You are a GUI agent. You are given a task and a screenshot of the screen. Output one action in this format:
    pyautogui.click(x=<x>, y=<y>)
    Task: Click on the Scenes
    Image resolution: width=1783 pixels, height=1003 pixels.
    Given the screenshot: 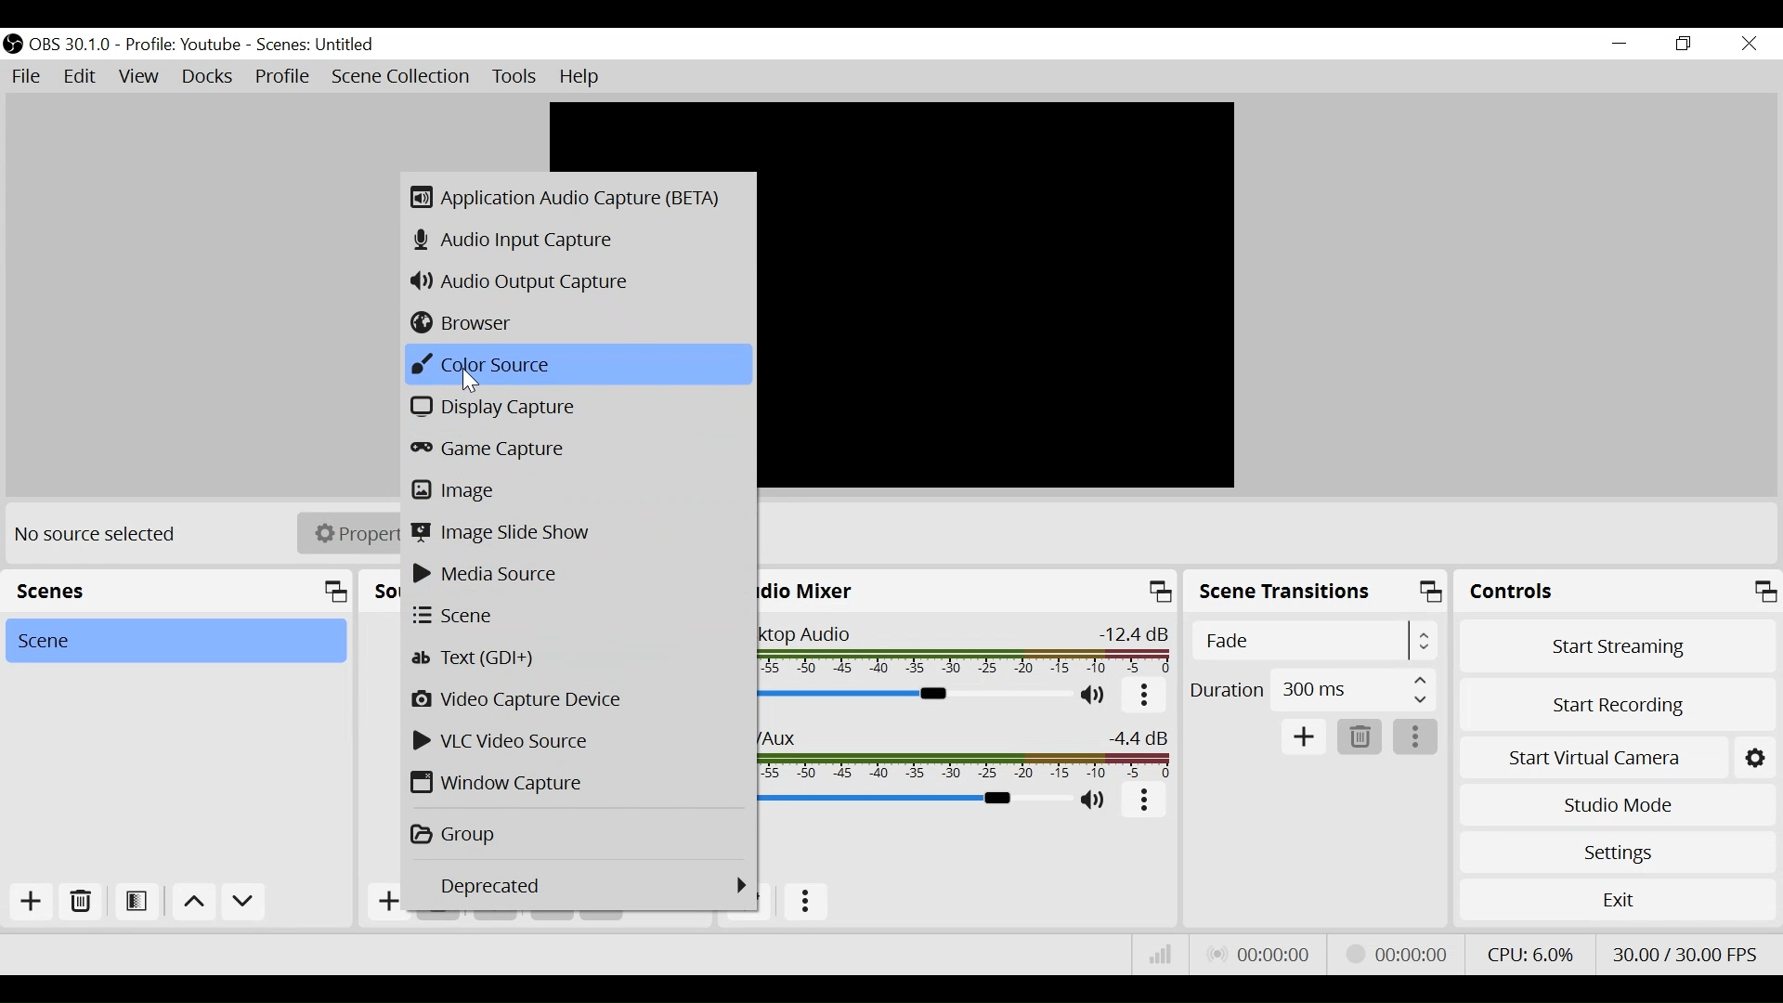 What is the action you would take?
    pyautogui.click(x=176, y=592)
    